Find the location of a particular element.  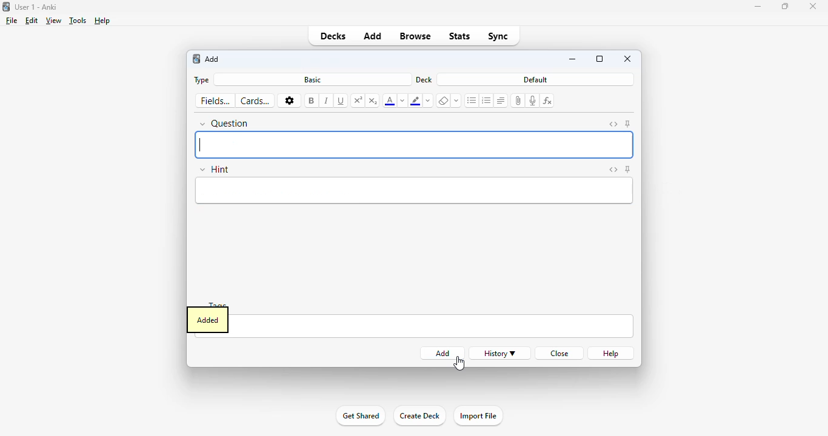

help is located at coordinates (103, 21).